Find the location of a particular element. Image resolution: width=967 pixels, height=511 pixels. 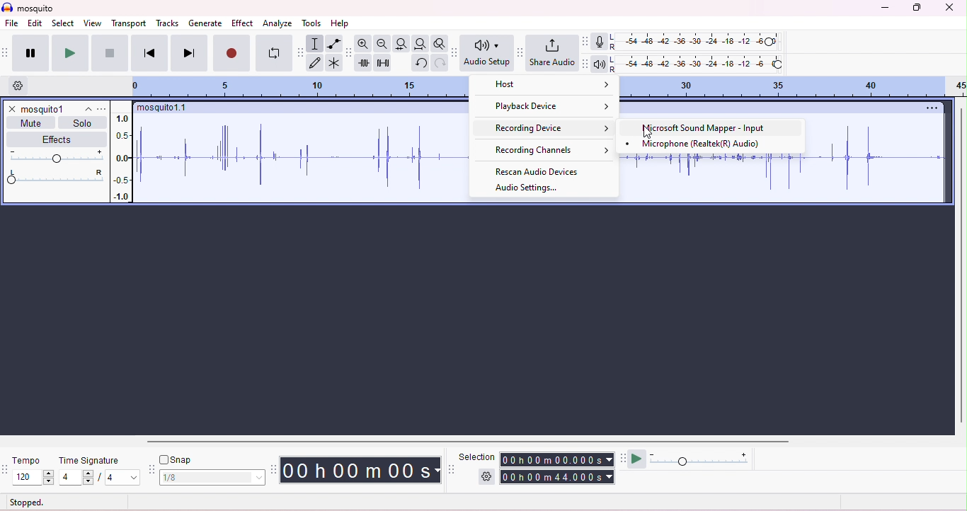

select tempo is located at coordinates (34, 478).